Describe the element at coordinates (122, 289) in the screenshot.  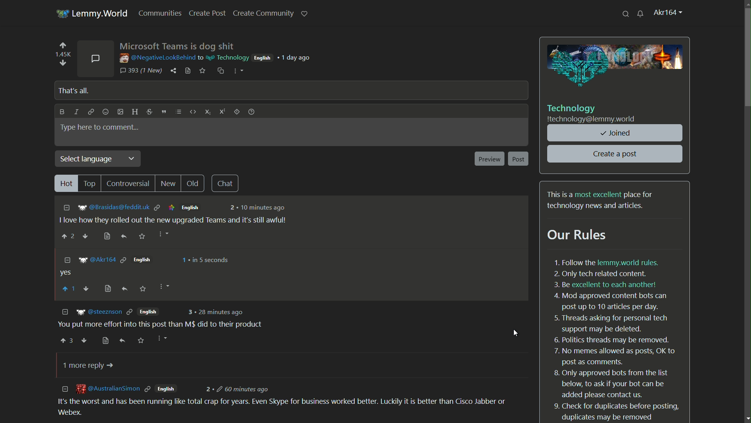
I see `reply` at that location.